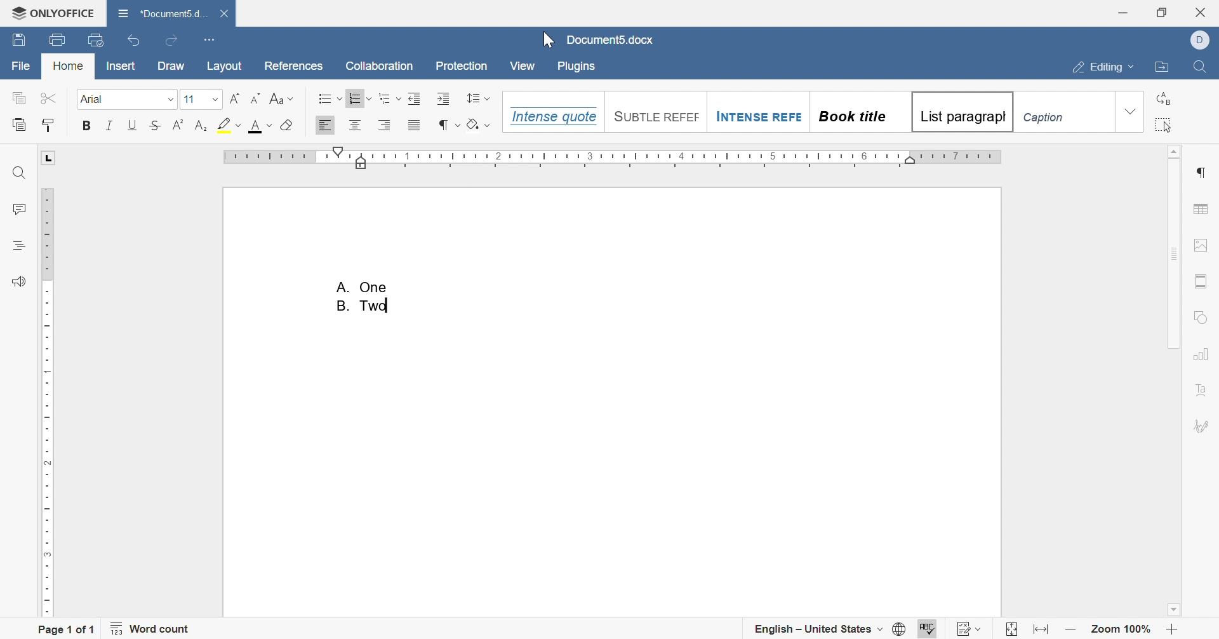 The image size is (1219, 639). Describe the element at coordinates (172, 40) in the screenshot. I see `redo` at that location.